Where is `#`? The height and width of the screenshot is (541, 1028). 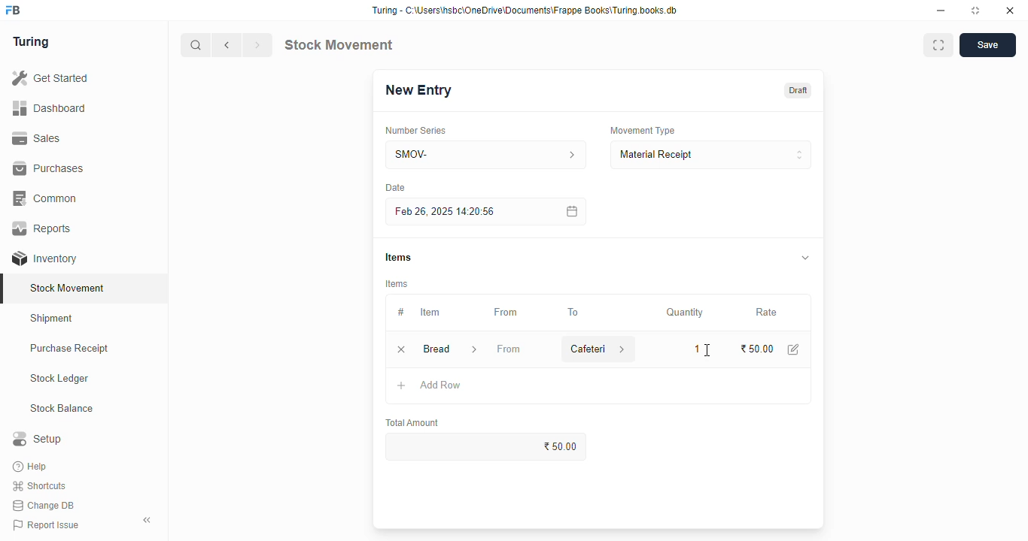
# is located at coordinates (401, 313).